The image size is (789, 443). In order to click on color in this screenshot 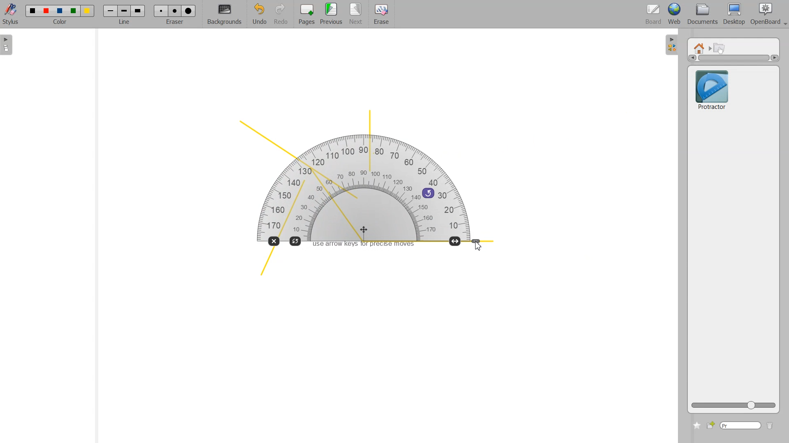, I will do `click(61, 23)`.